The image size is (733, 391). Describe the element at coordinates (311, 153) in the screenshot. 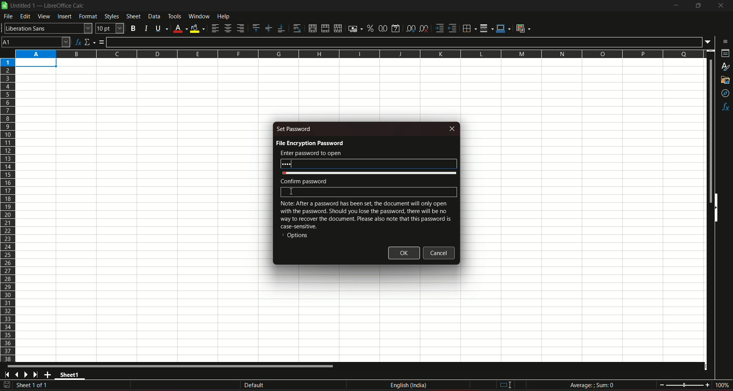

I see `enter password to open` at that location.